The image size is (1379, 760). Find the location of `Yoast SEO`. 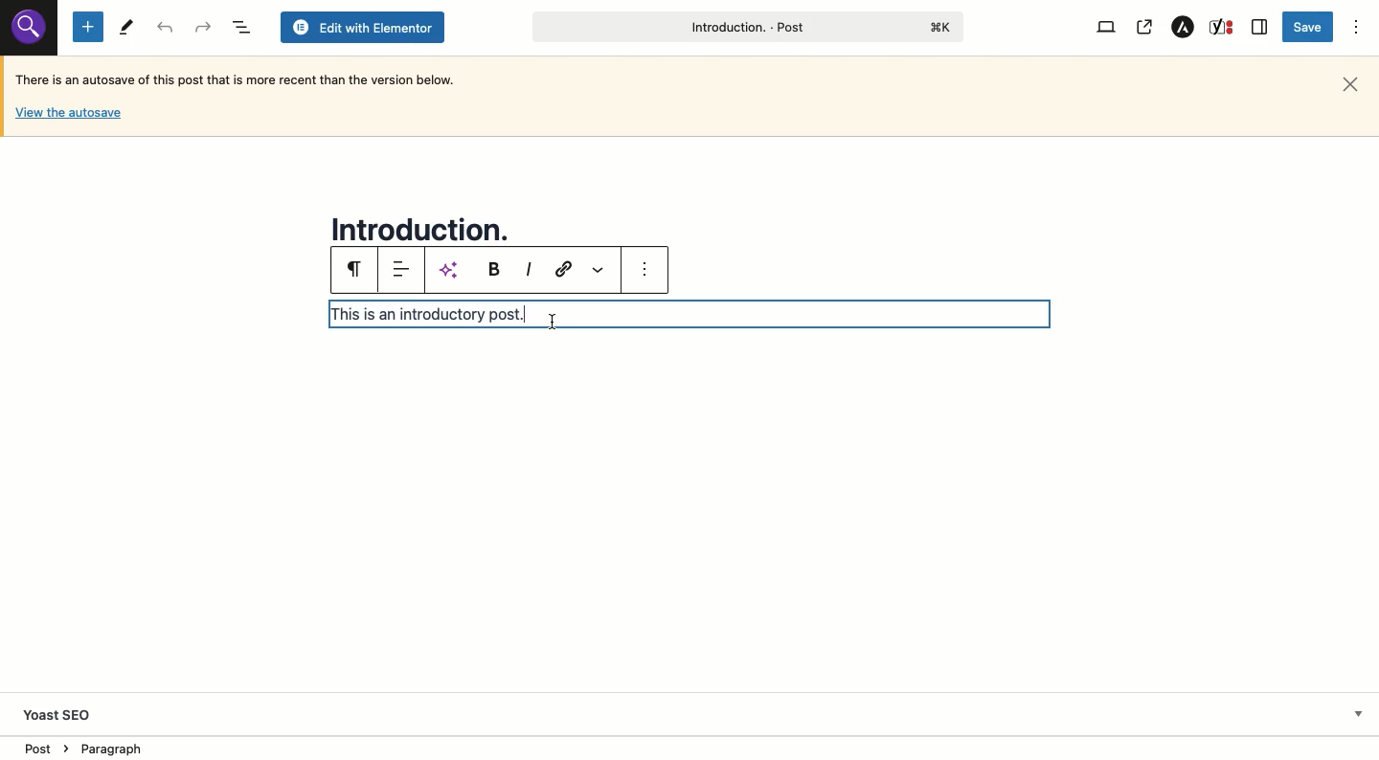

Yoast SEO is located at coordinates (696, 717).